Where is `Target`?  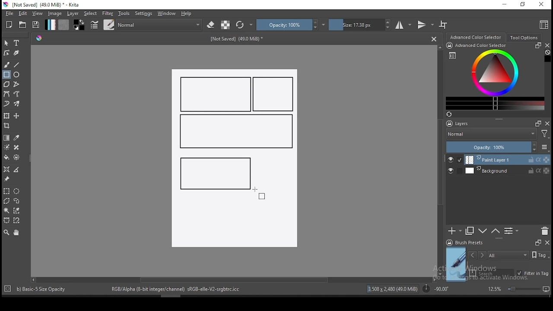
Target is located at coordinates (8, 289).